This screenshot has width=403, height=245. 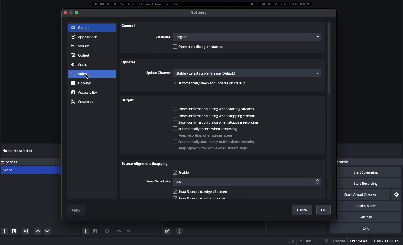 What do you see at coordinates (128, 26) in the screenshot?
I see `General ` at bounding box center [128, 26].